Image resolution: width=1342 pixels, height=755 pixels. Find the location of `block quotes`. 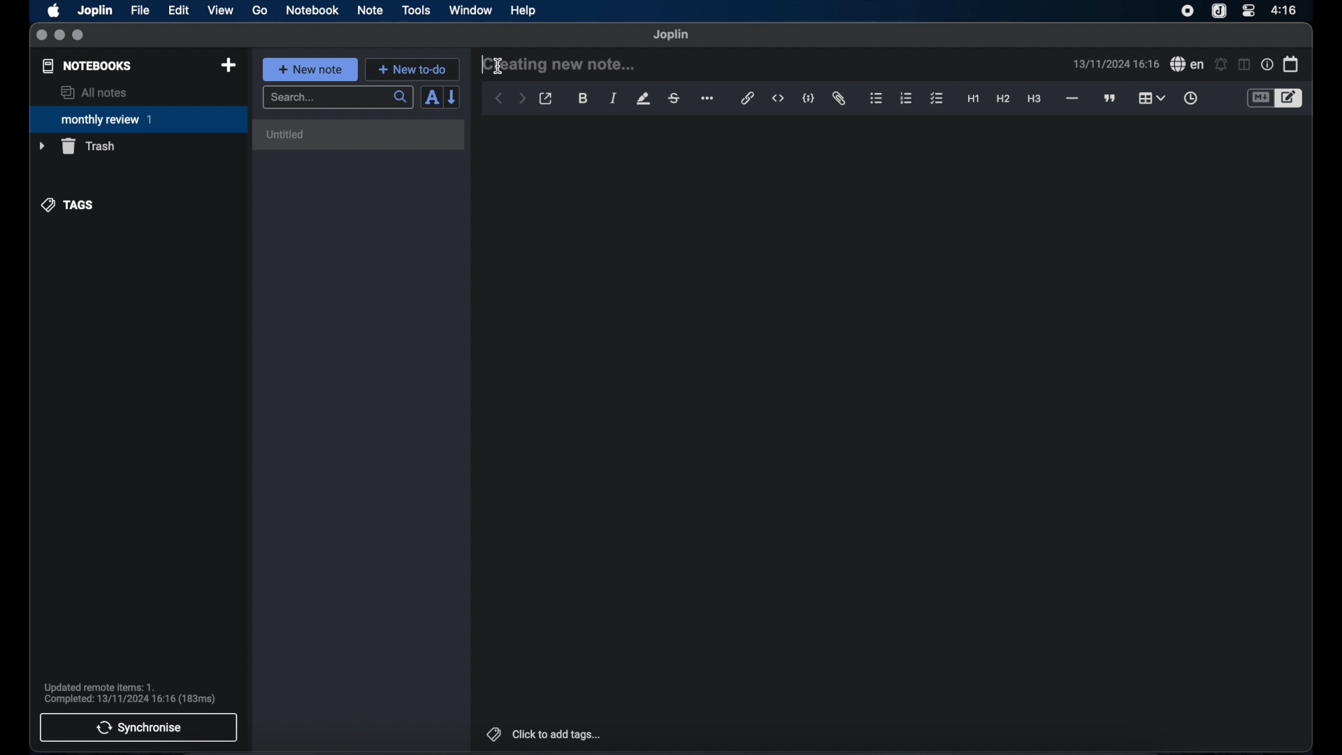

block quotes is located at coordinates (1111, 99).